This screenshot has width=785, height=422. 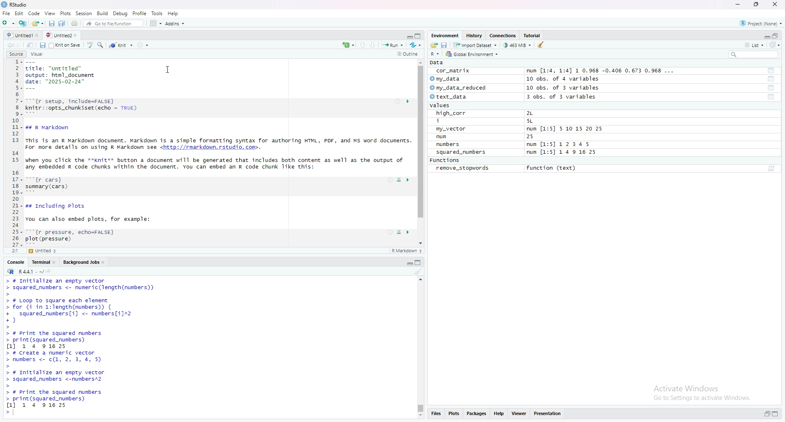 What do you see at coordinates (471, 54) in the screenshot?
I see `Global Environments` at bounding box center [471, 54].